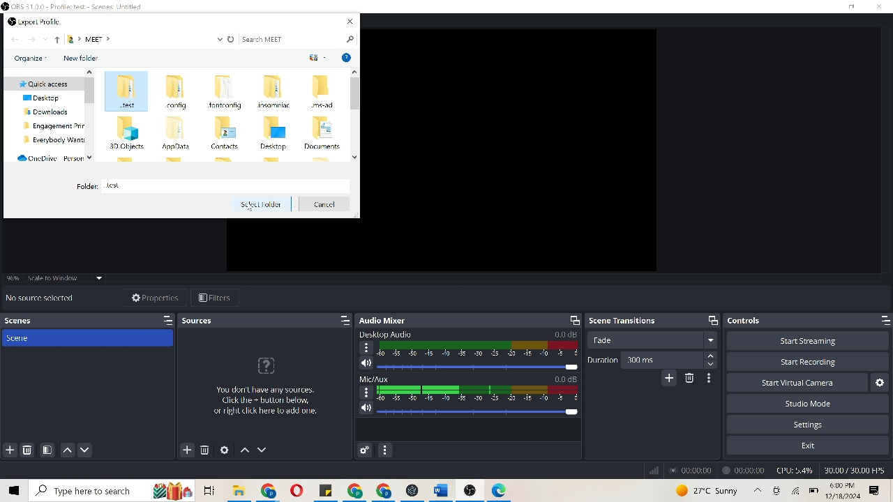  Describe the element at coordinates (479, 393) in the screenshot. I see `audio decibel scale` at that location.